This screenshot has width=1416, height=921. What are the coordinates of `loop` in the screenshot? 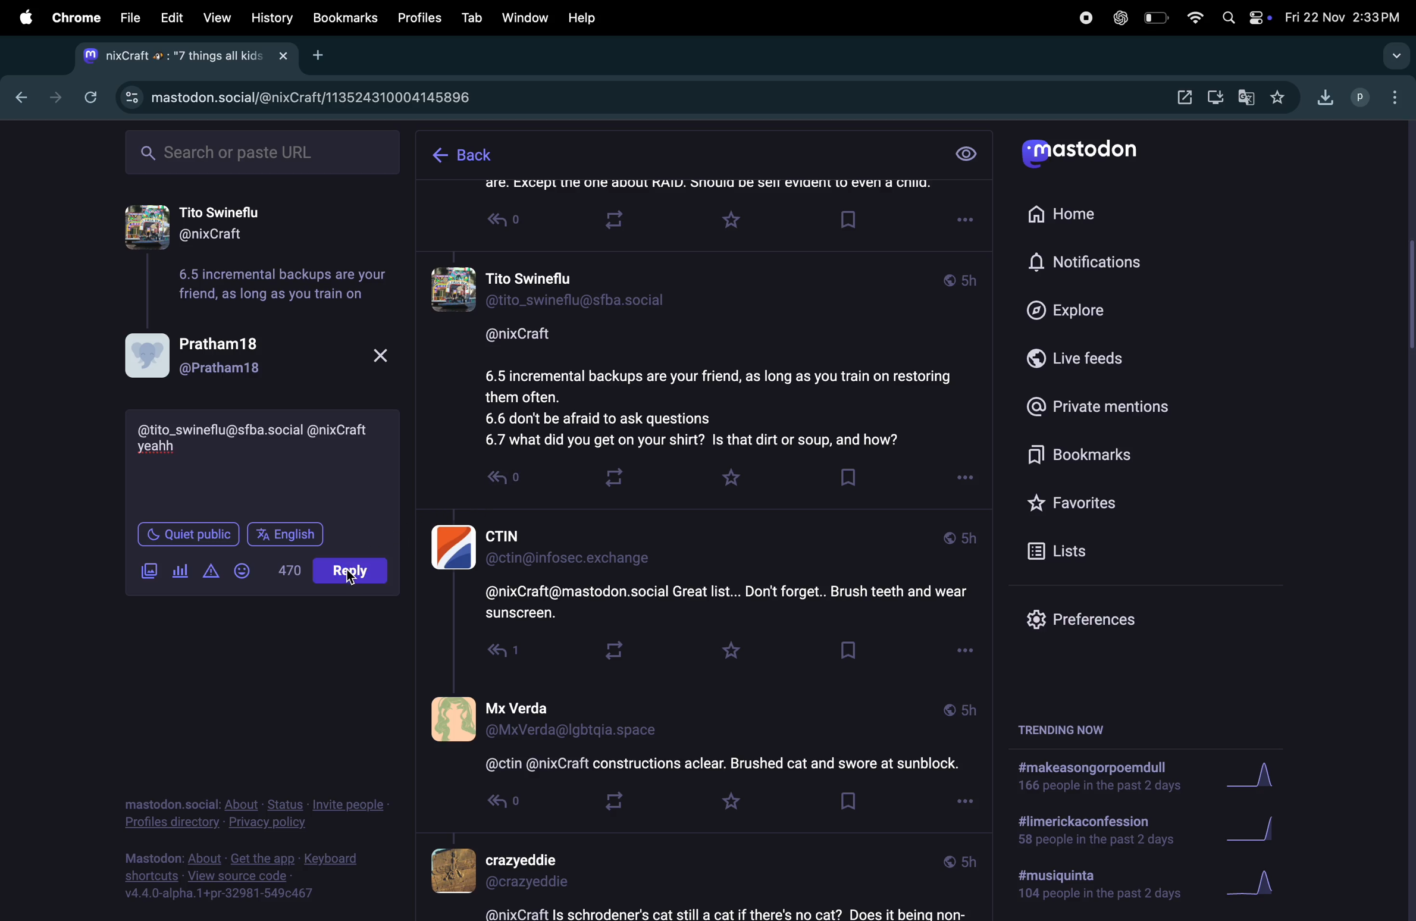 It's located at (610, 801).